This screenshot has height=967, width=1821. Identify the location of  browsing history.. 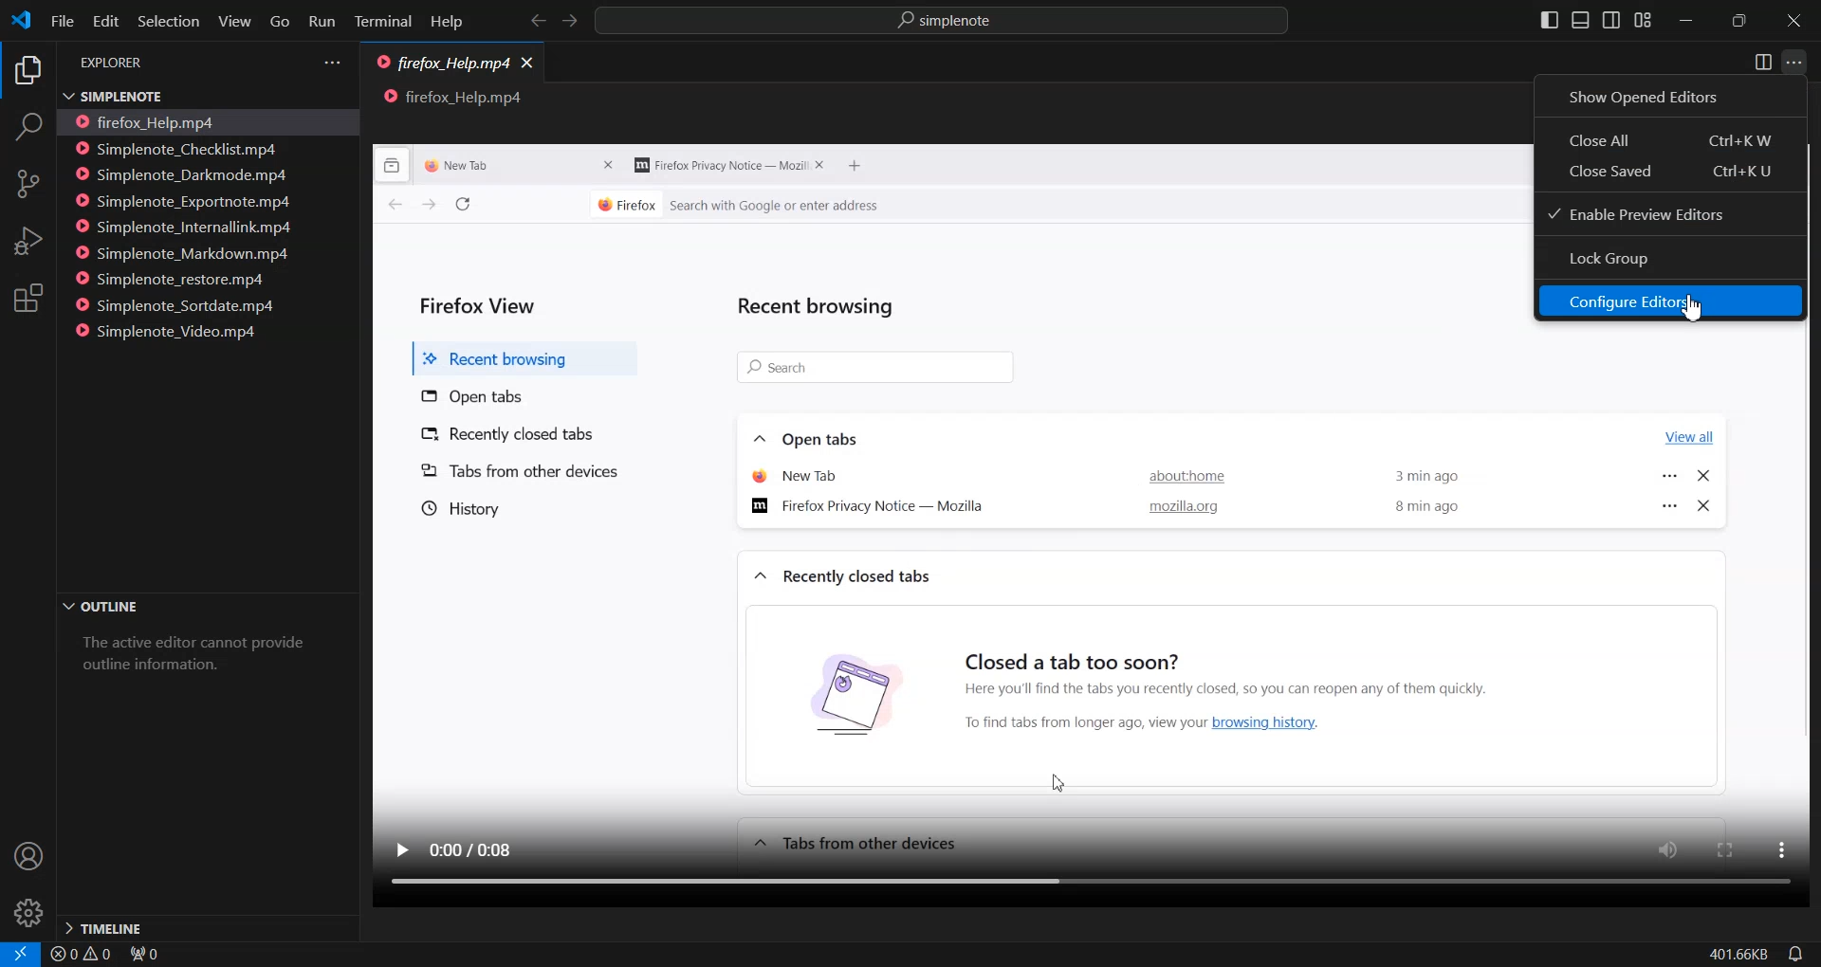
(1283, 722).